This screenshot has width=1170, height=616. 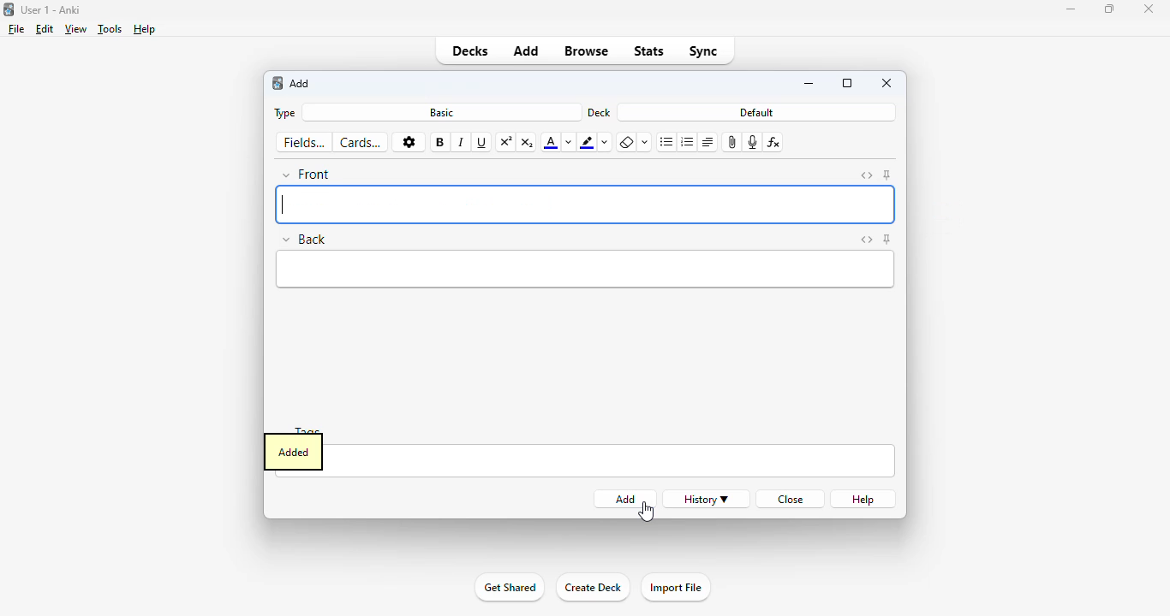 What do you see at coordinates (551, 142) in the screenshot?
I see `text coloe` at bounding box center [551, 142].